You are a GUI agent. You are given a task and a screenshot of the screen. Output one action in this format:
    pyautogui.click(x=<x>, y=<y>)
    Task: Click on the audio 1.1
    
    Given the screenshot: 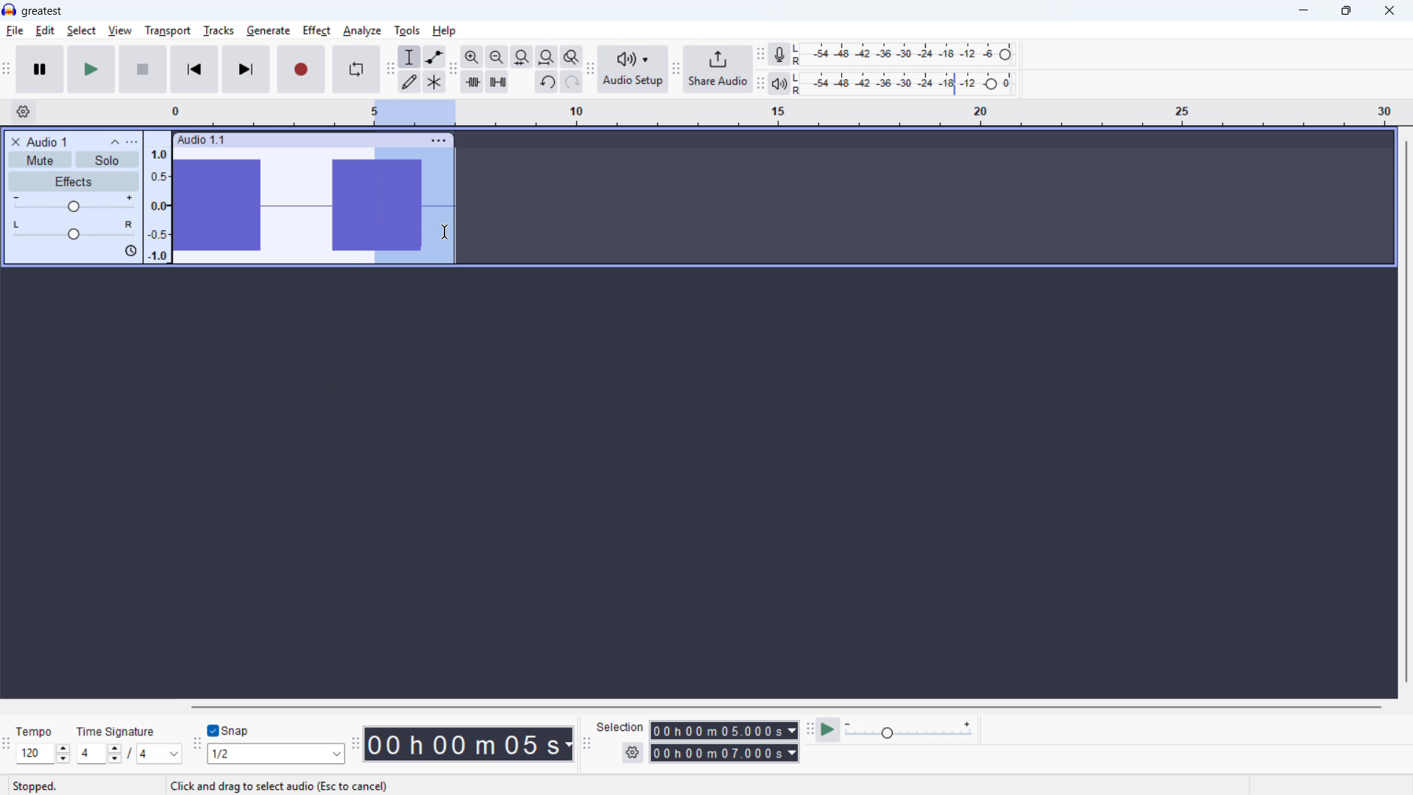 What is the action you would take?
    pyautogui.click(x=201, y=138)
    